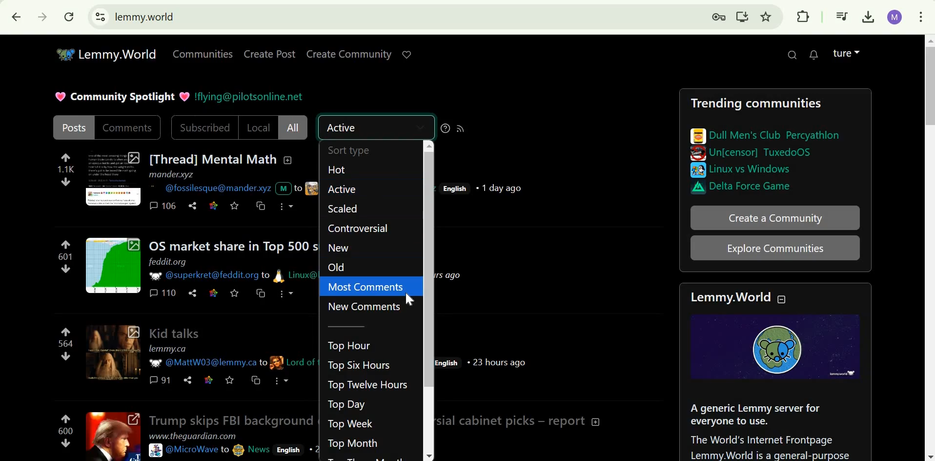  What do you see at coordinates (208, 379) in the screenshot?
I see `Link` at bounding box center [208, 379].